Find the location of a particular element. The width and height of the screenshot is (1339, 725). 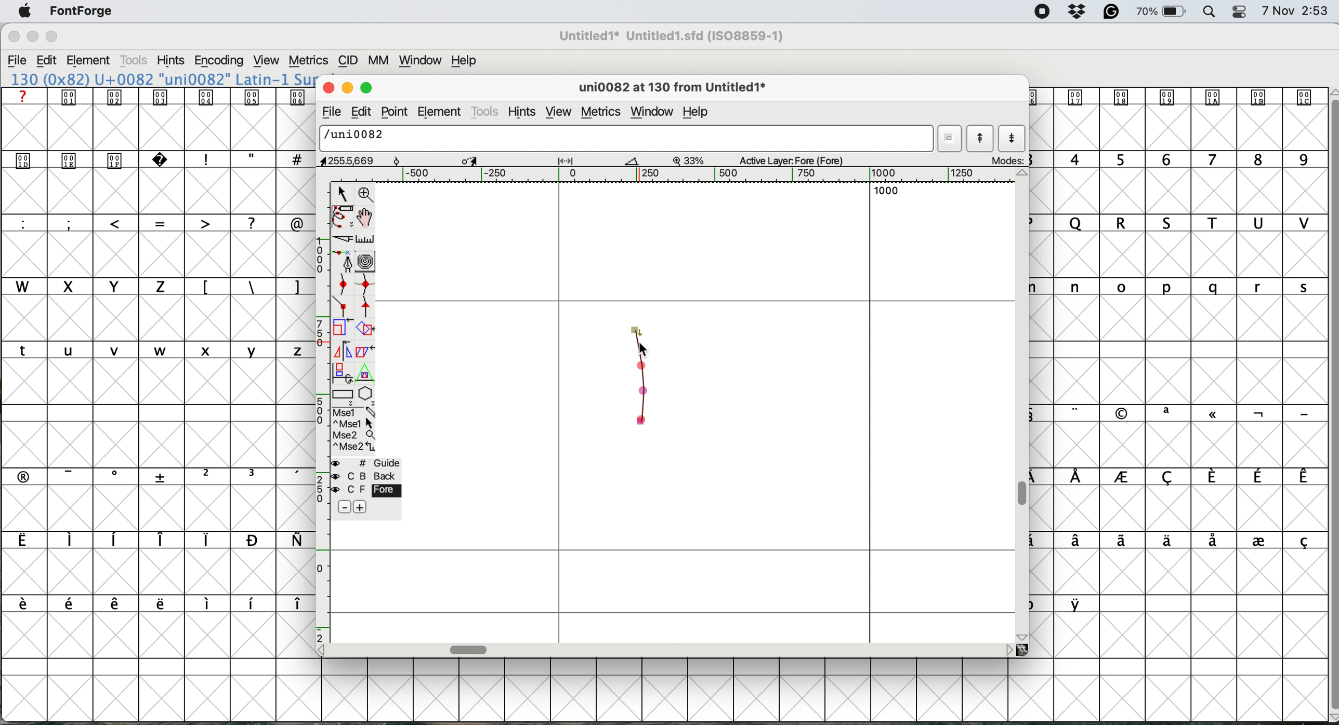

element is located at coordinates (94, 60).